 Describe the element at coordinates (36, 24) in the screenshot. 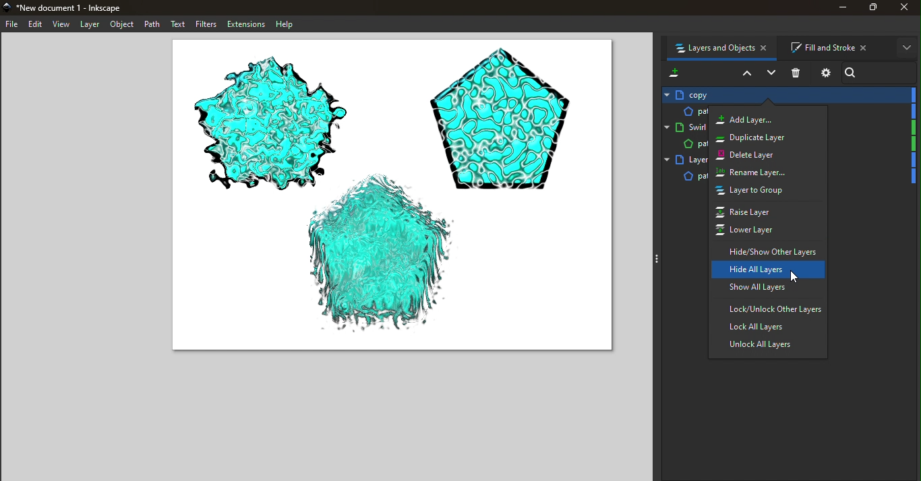

I see `Edit` at that location.